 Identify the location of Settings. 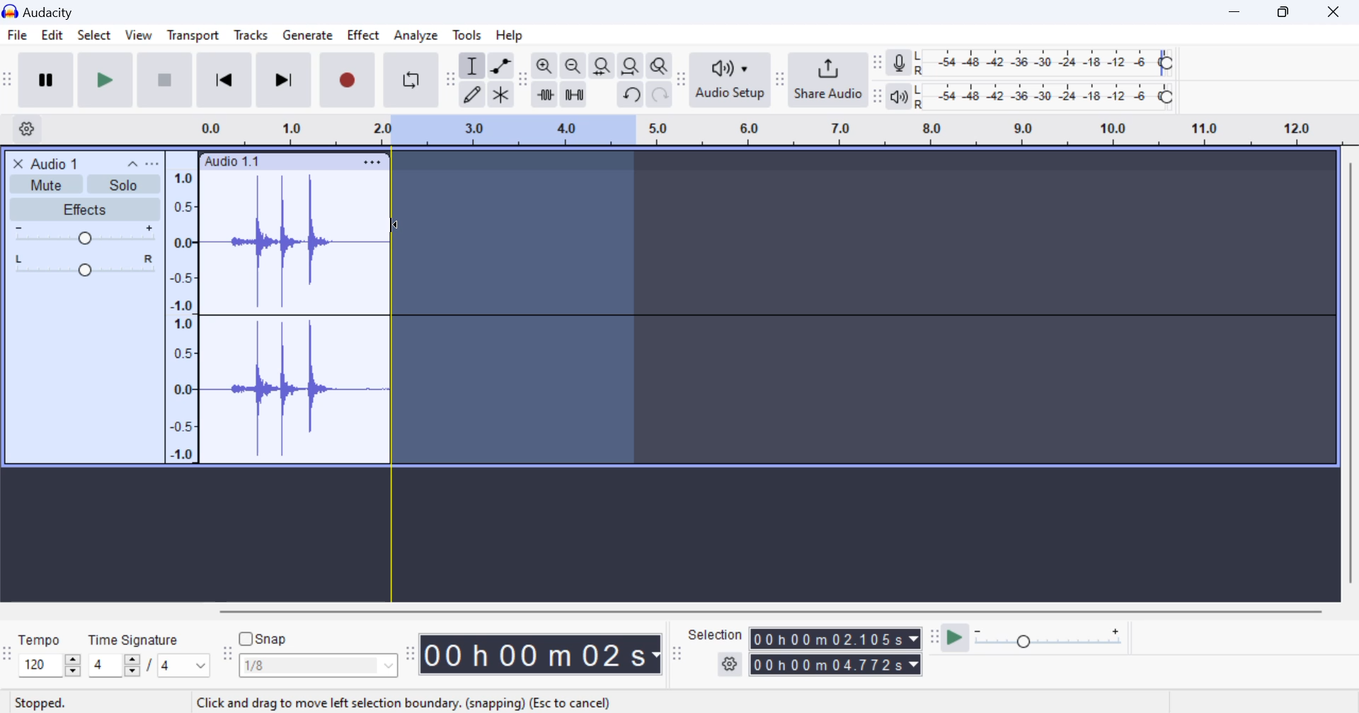
(29, 128).